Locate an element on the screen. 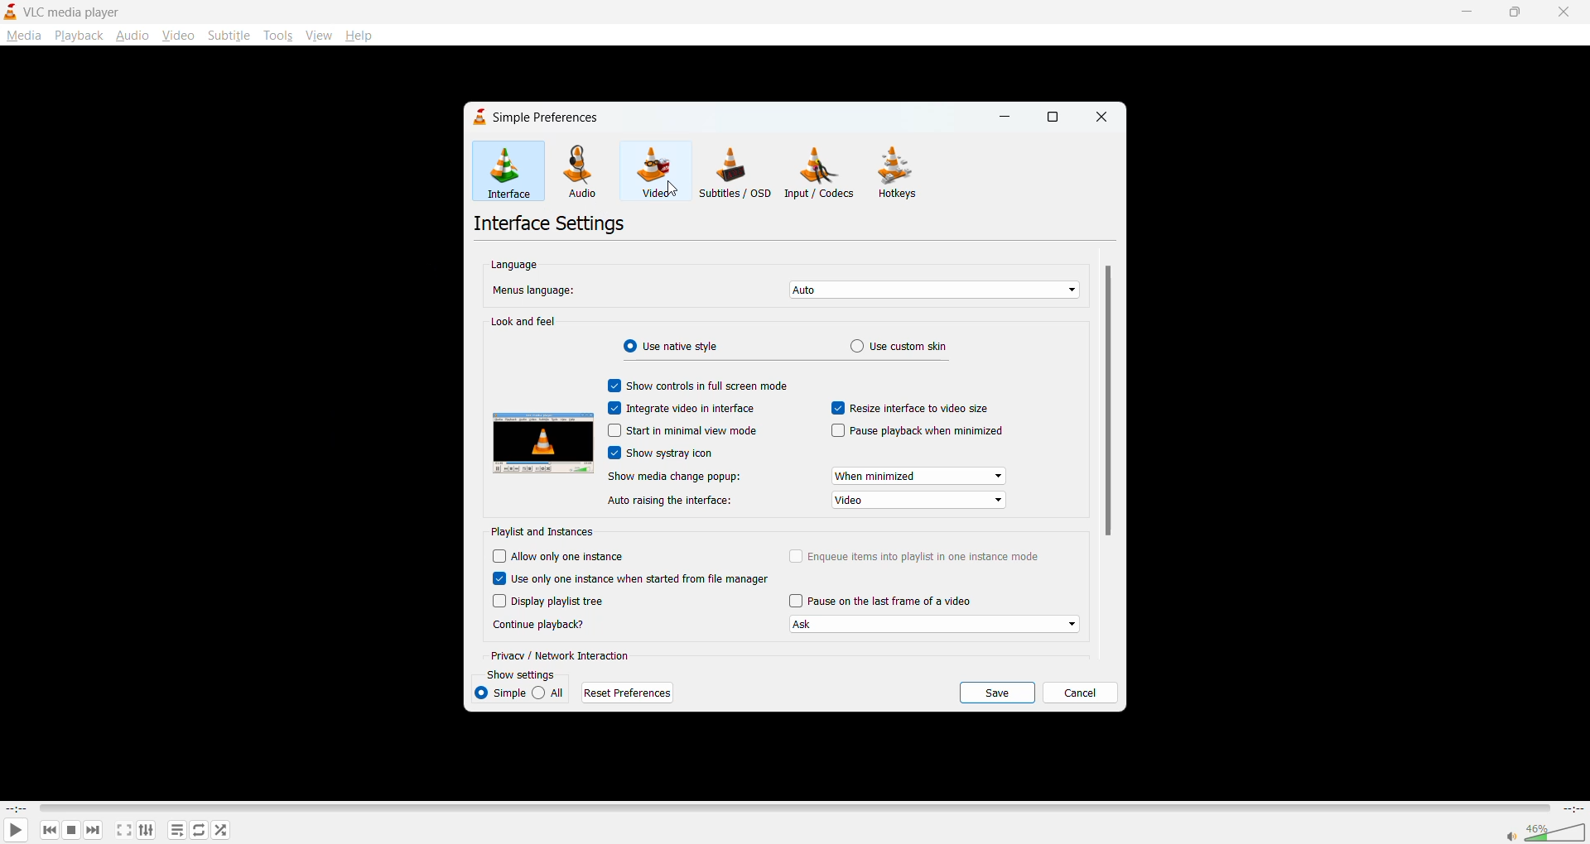  input/codecs is located at coordinates (823, 175).